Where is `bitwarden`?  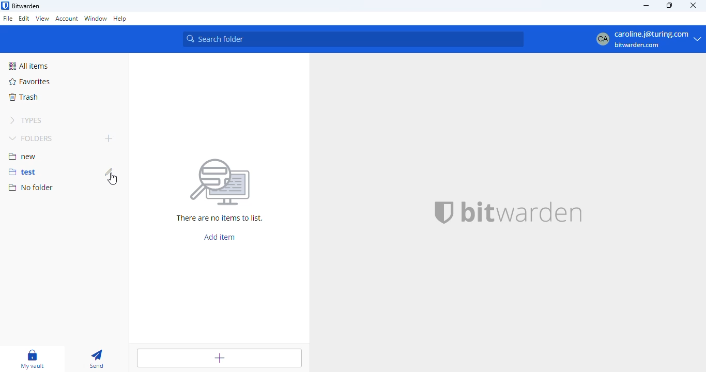 bitwarden is located at coordinates (26, 6).